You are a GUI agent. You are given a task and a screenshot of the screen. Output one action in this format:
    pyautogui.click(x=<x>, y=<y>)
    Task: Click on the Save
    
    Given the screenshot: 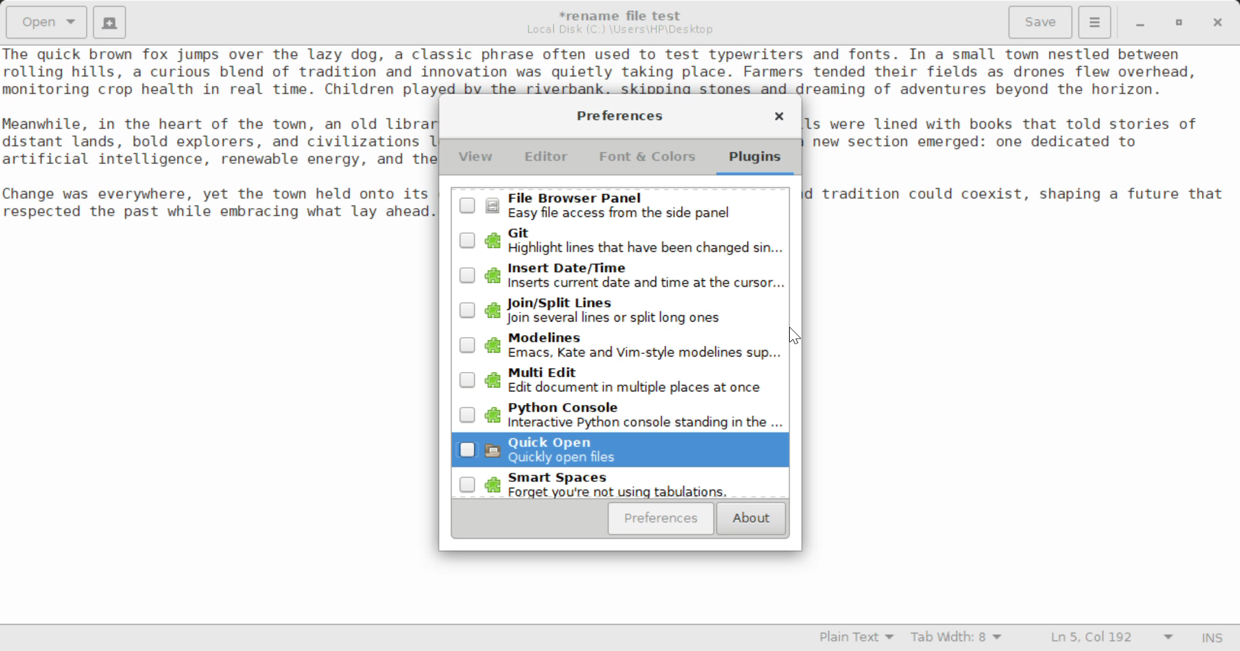 What is the action you would take?
    pyautogui.click(x=1042, y=23)
    